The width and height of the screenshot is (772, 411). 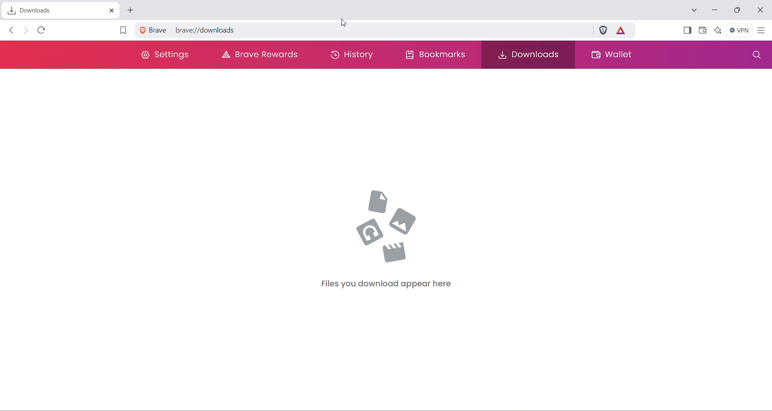 What do you see at coordinates (721, 31) in the screenshot?
I see `leo AI` at bounding box center [721, 31].